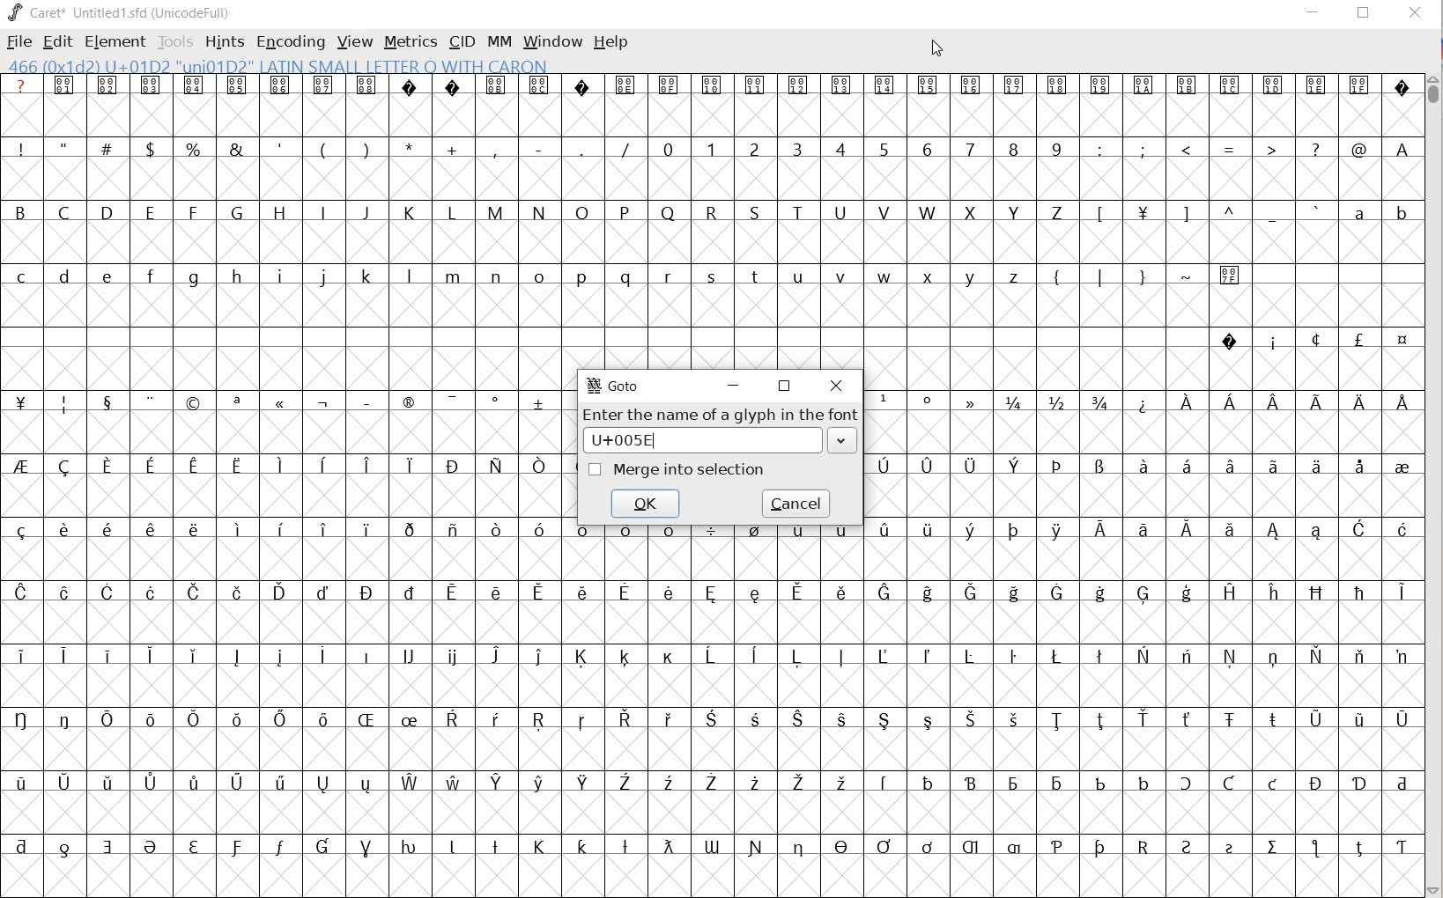 The width and height of the screenshot is (1443, 898). Describe the element at coordinates (18, 43) in the screenshot. I see `FILE` at that location.